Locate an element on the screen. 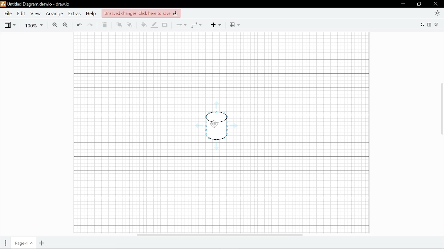 Image resolution: width=444 pixels, height=249 pixels. Pages is located at coordinates (6, 242).